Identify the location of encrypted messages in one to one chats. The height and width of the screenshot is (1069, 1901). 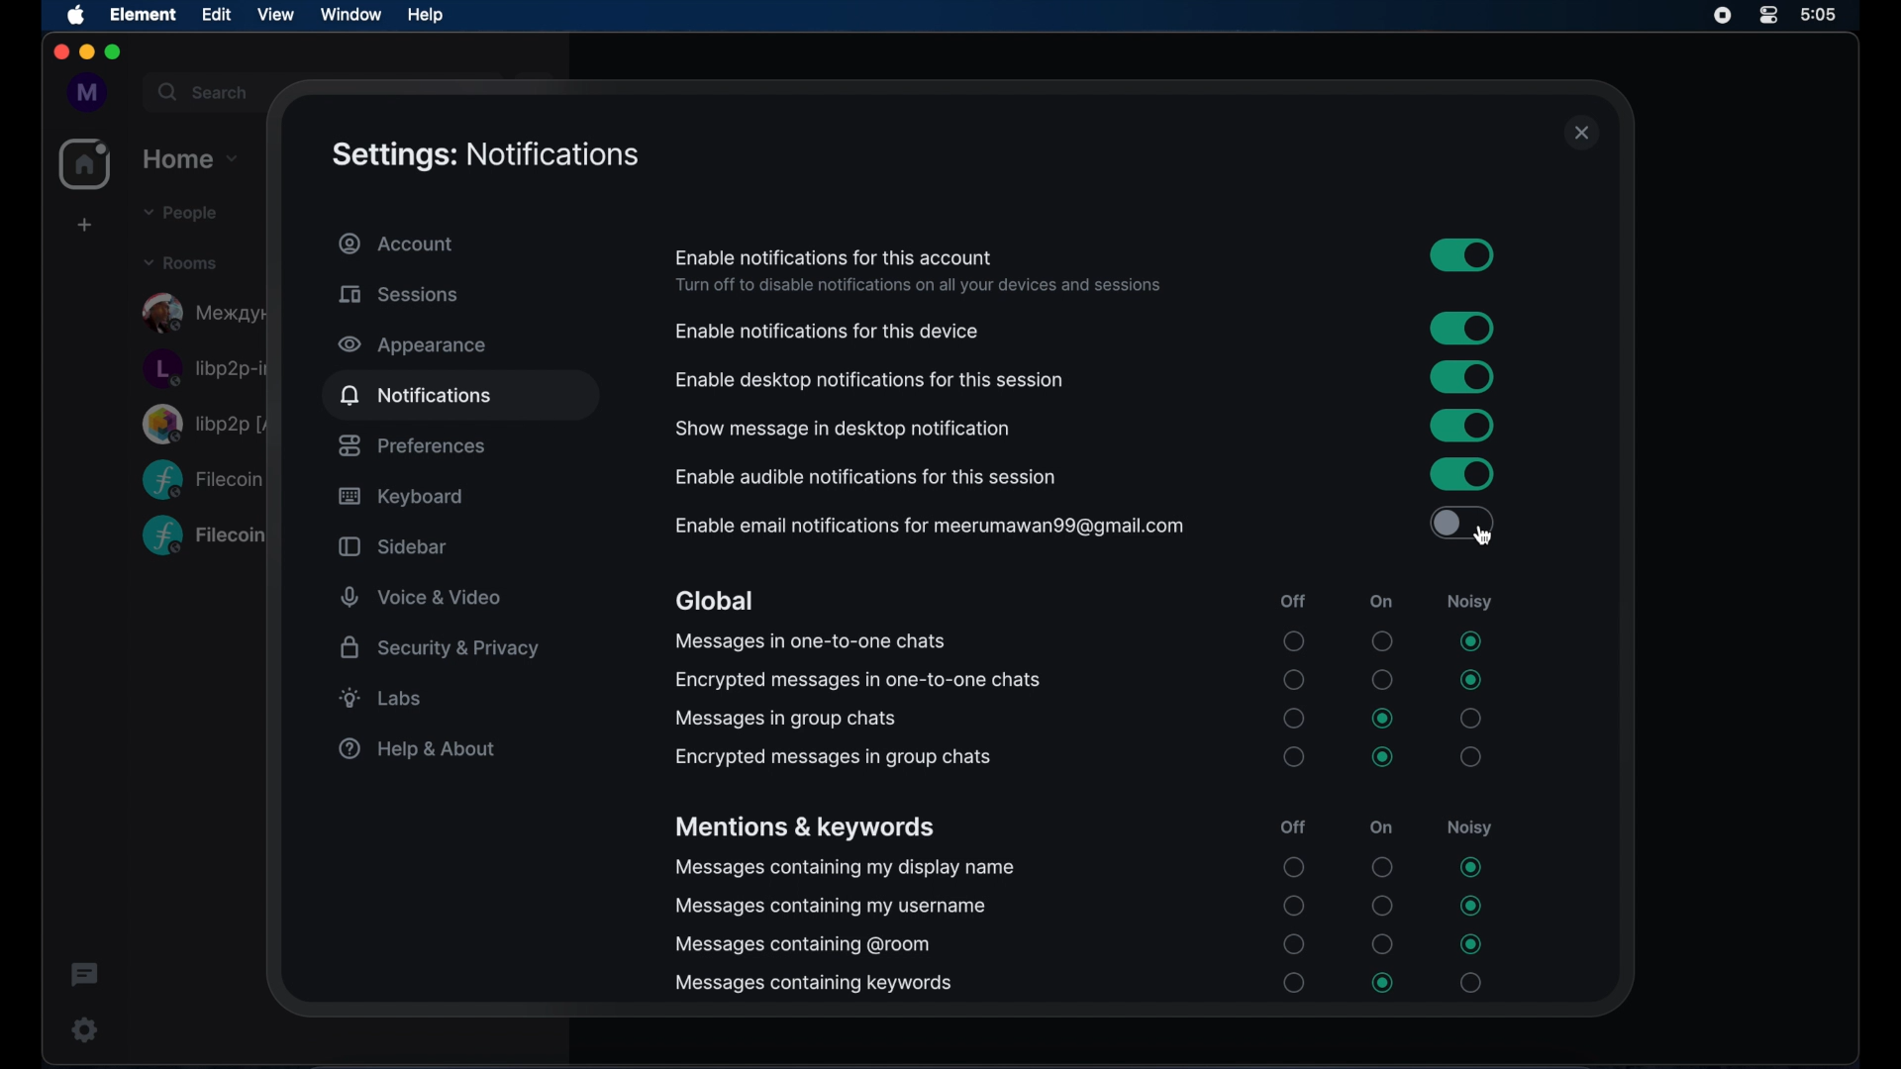
(857, 679).